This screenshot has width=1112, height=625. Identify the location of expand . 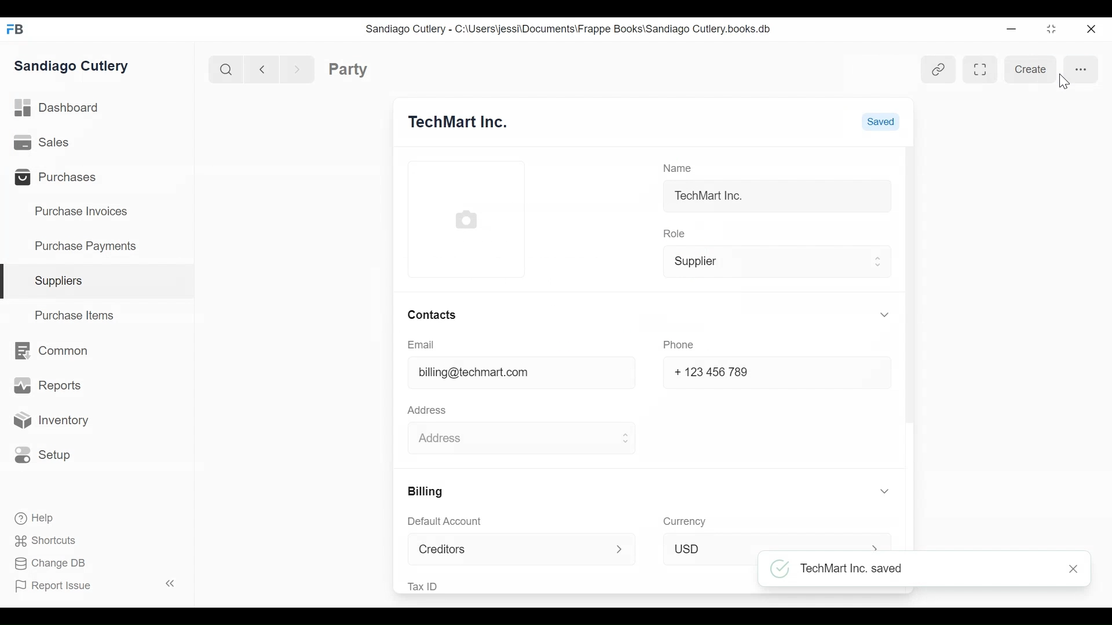
(876, 317).